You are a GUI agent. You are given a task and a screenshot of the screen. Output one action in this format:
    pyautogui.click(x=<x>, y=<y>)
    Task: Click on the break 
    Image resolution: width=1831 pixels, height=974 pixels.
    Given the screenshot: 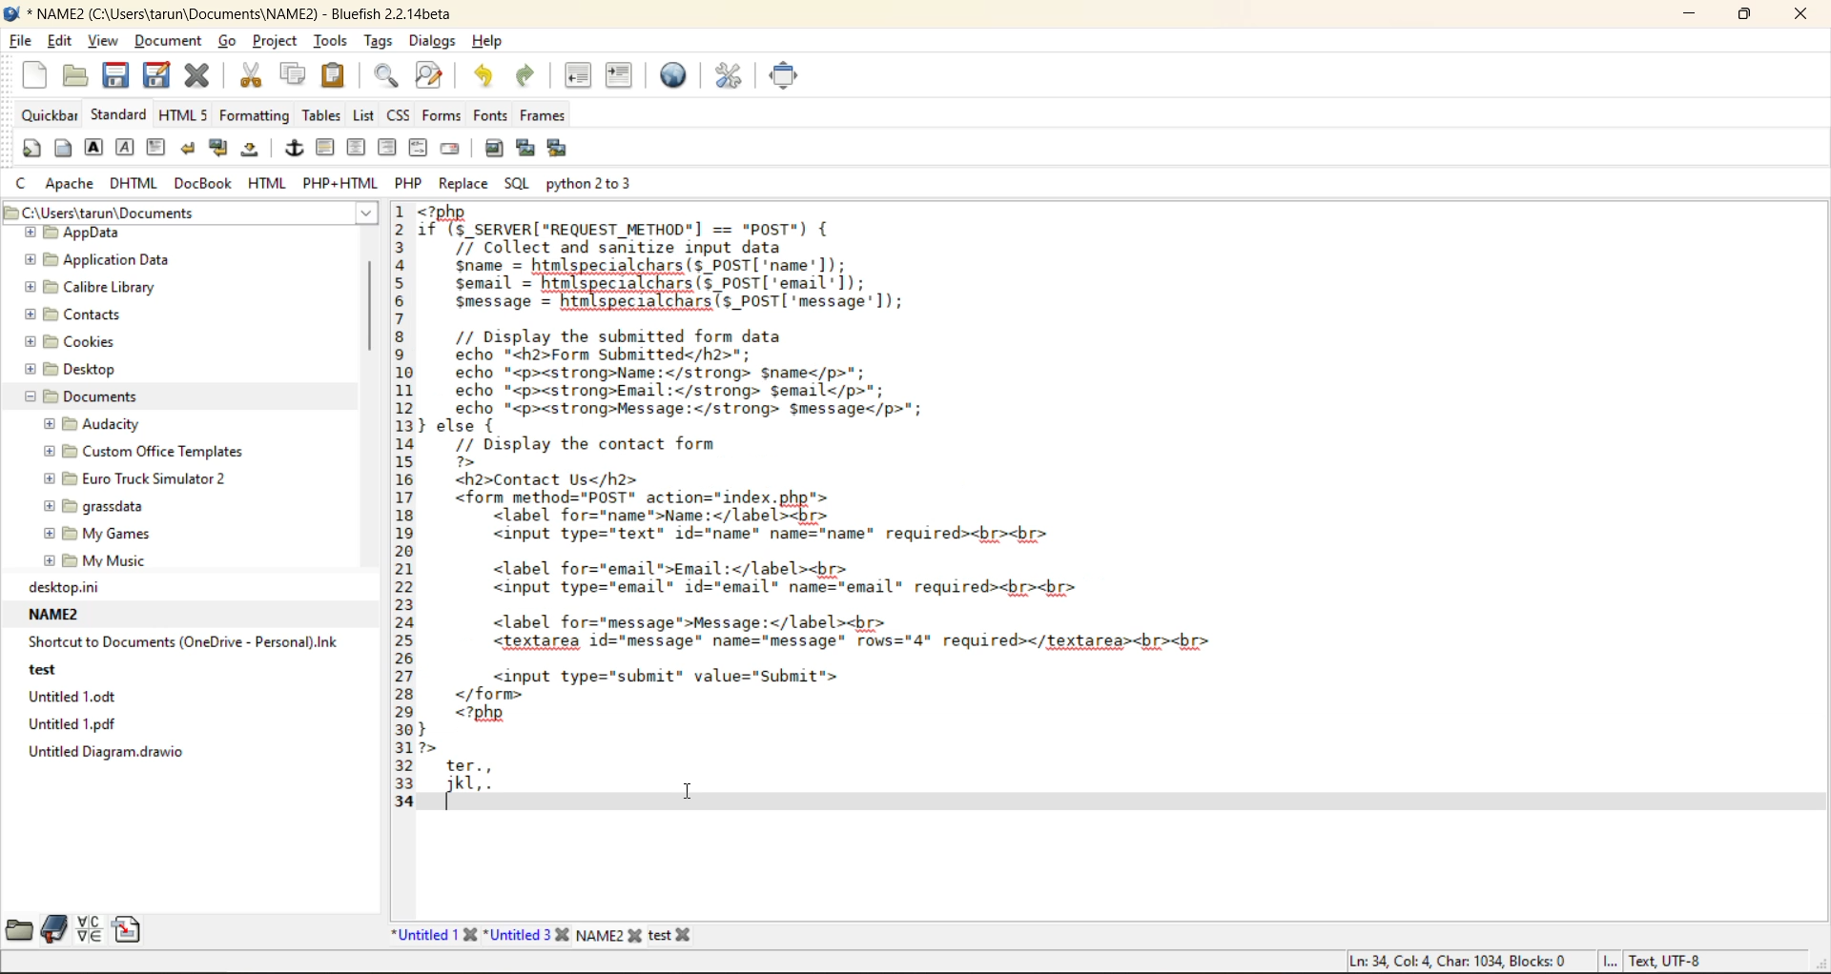 What is the action you would take?
    pyautogui.click(x=188, y=149)
    